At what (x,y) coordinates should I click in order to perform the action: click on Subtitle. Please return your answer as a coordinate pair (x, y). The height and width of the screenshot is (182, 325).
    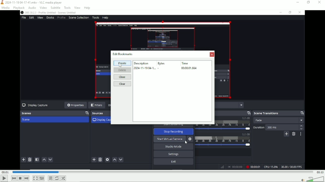
    Looking at the image, I should click on (55, 8).